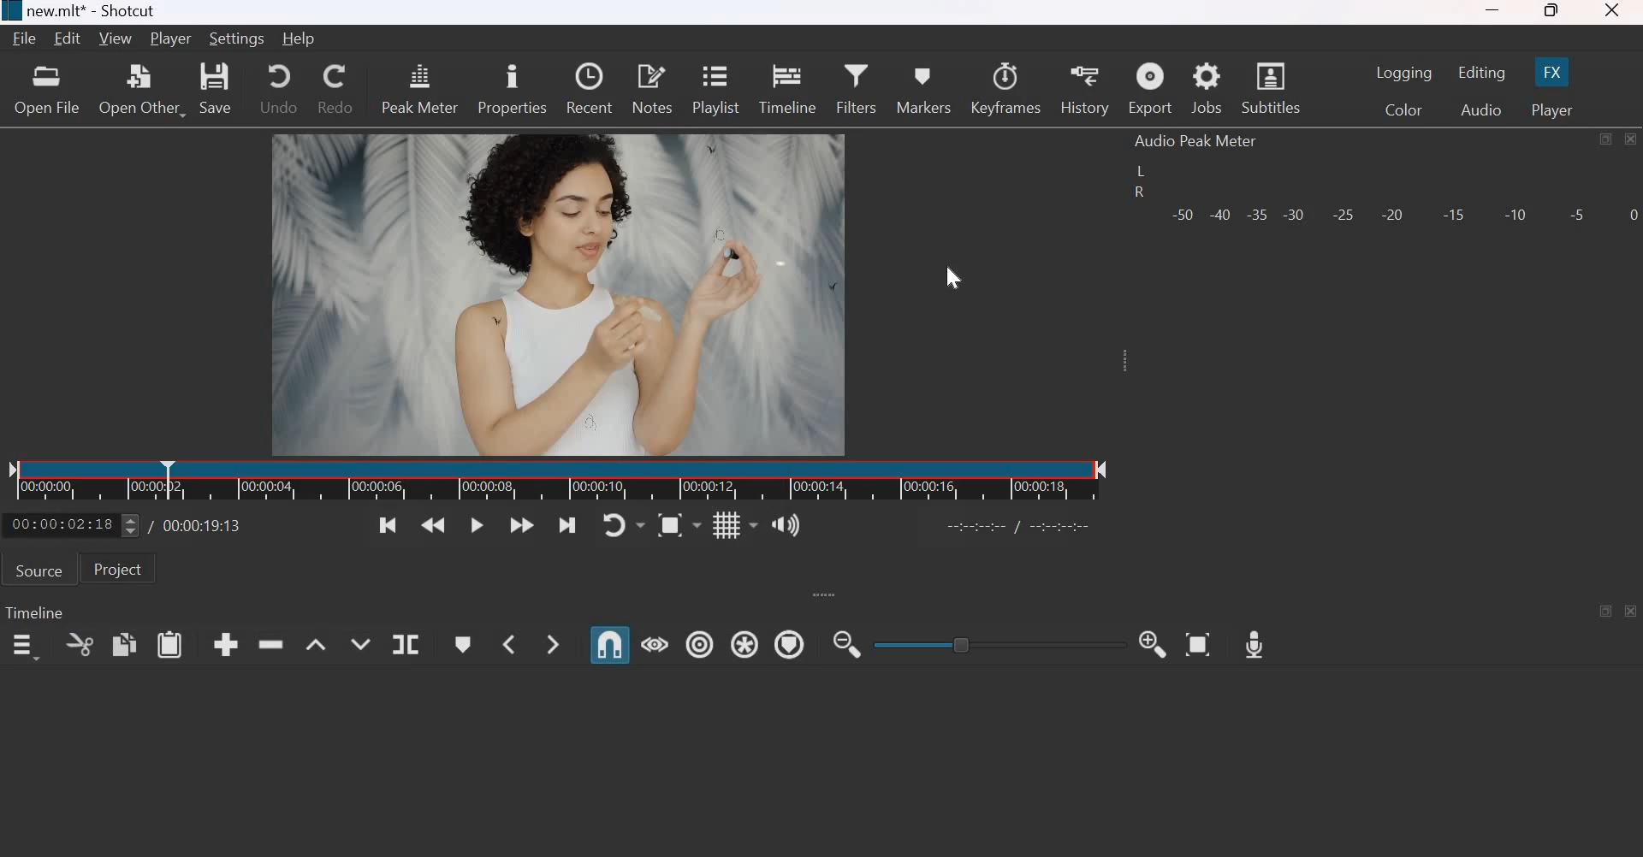 This screenshot has height=857, width=1643. I want to click on Skip to the previous point, so click(391, 525).